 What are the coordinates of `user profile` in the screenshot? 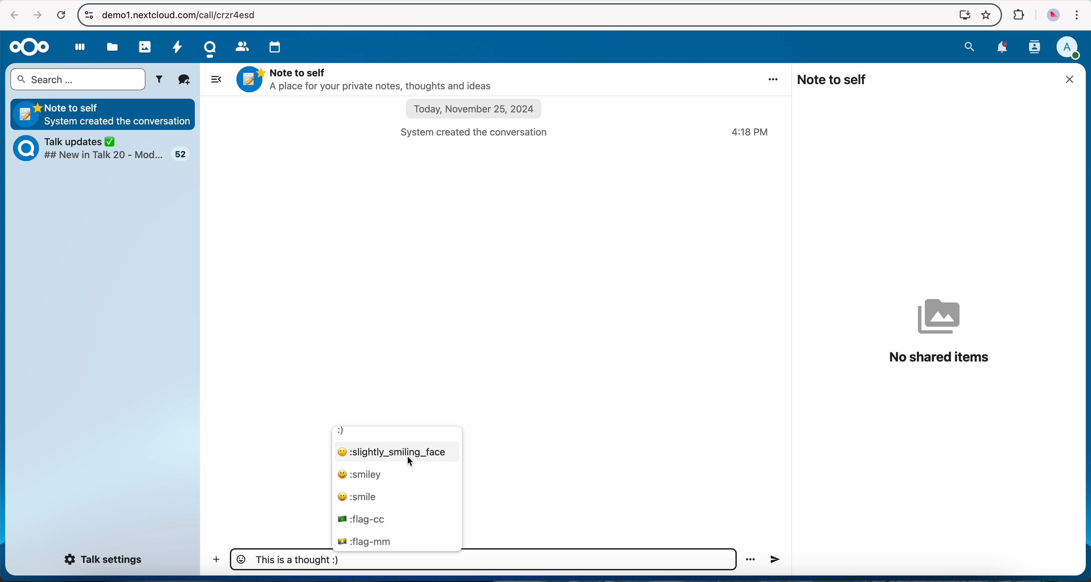 It's located at (1072, 48).